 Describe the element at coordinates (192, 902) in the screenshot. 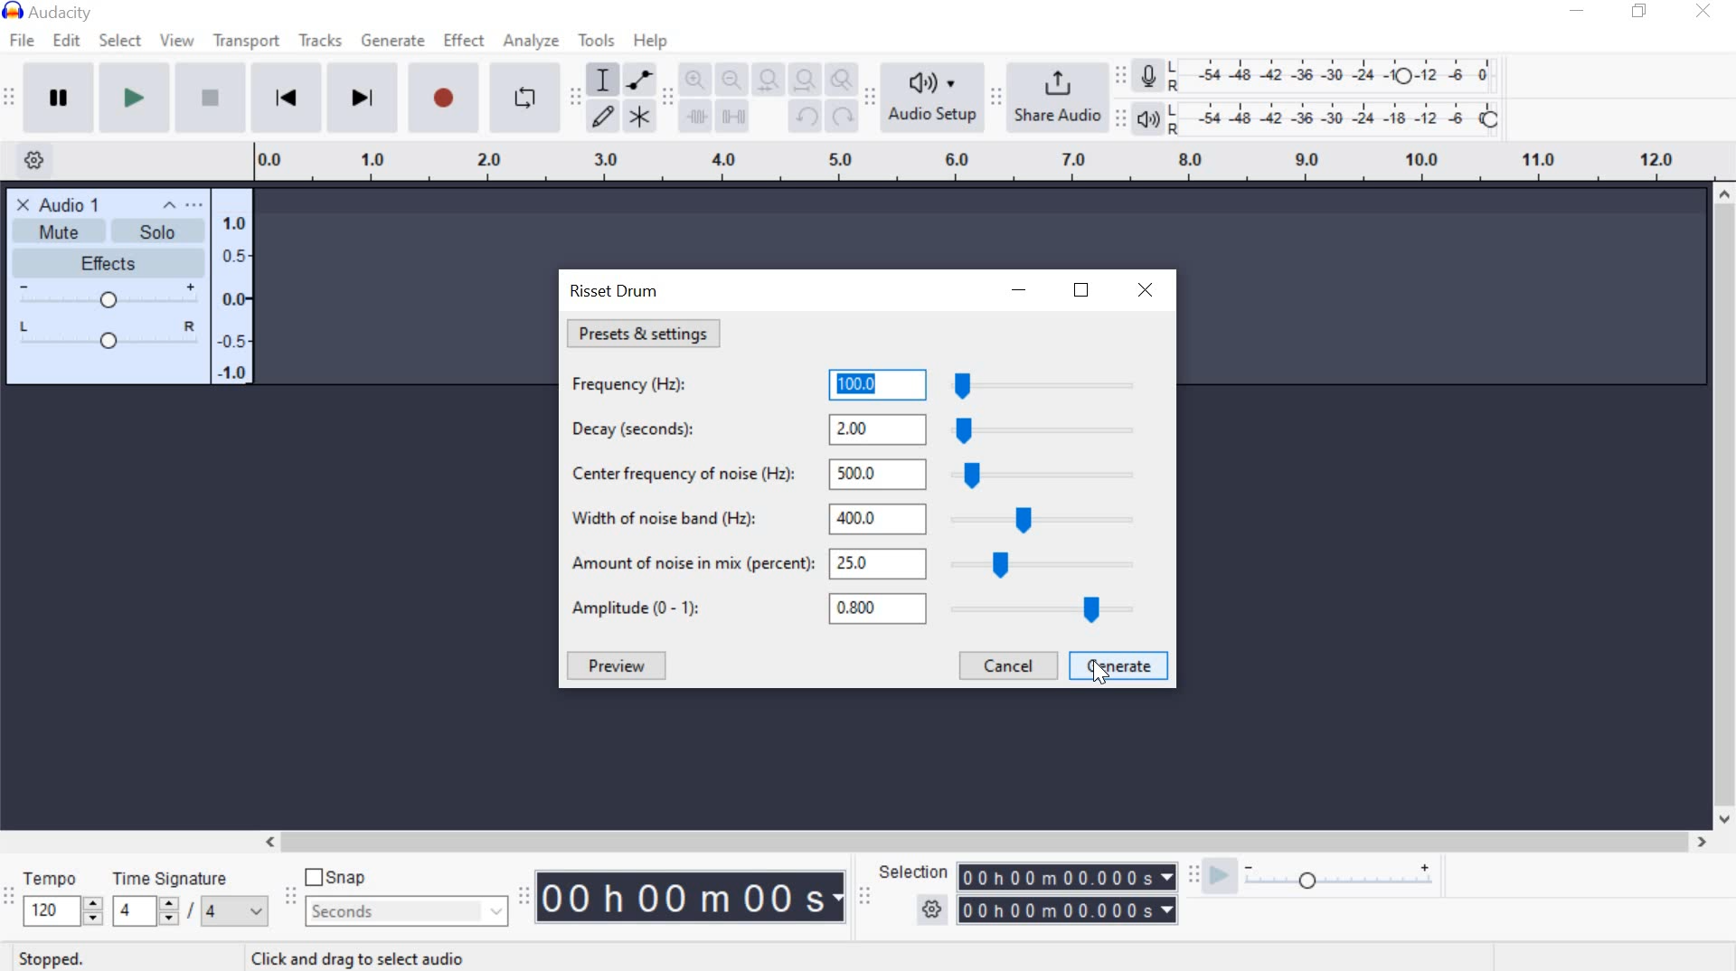

I see `Time signature` at that location.